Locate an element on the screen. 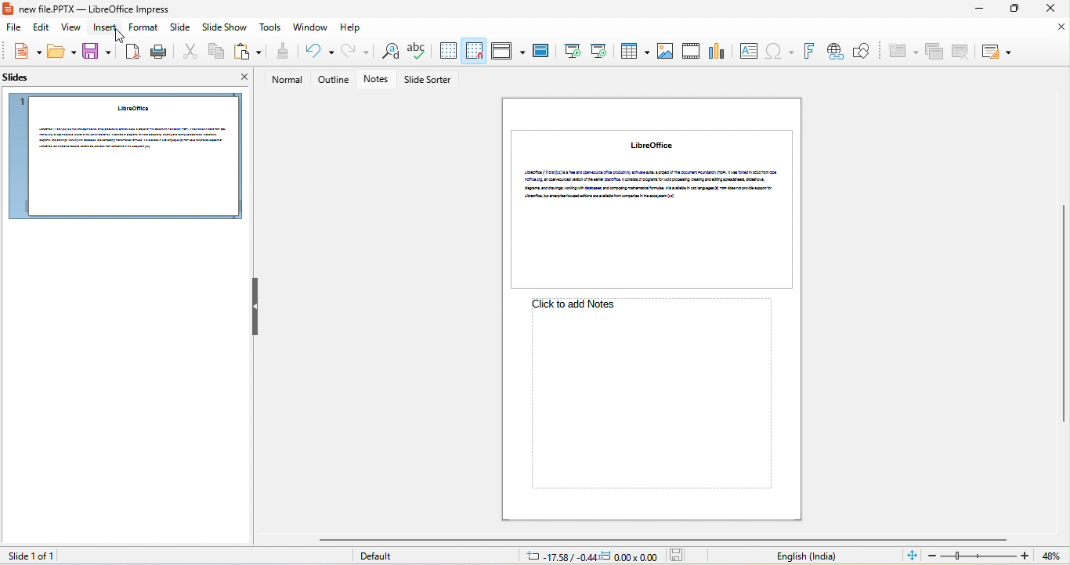 The image size is (1070, 565). insert is located at coordinates (107, 28).